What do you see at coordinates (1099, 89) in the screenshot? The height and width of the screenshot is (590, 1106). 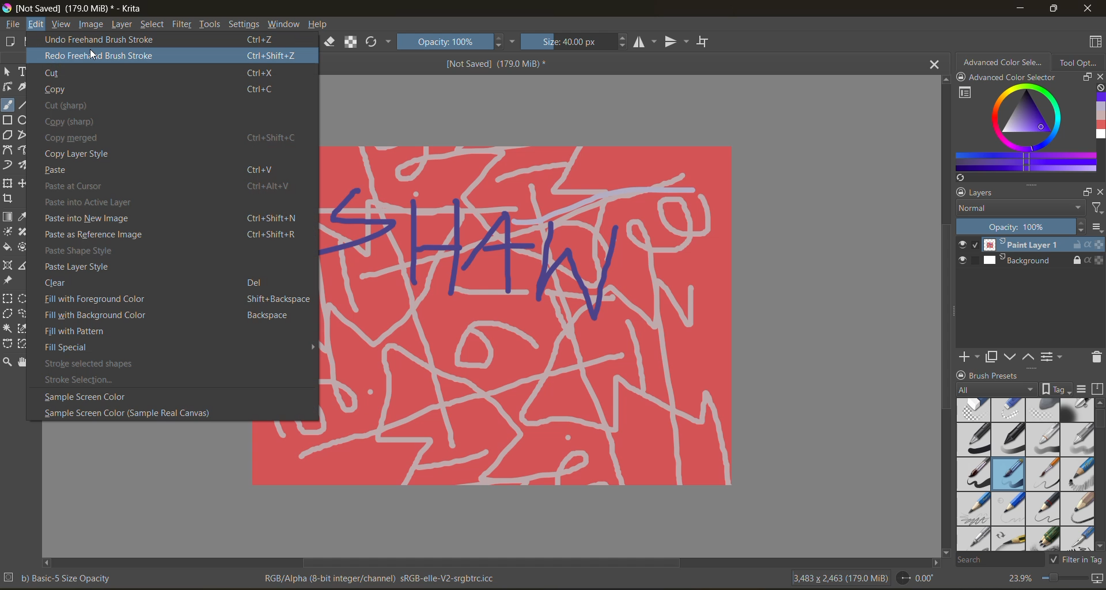 I see `clear all color history` at bounding box center [1099, 89].